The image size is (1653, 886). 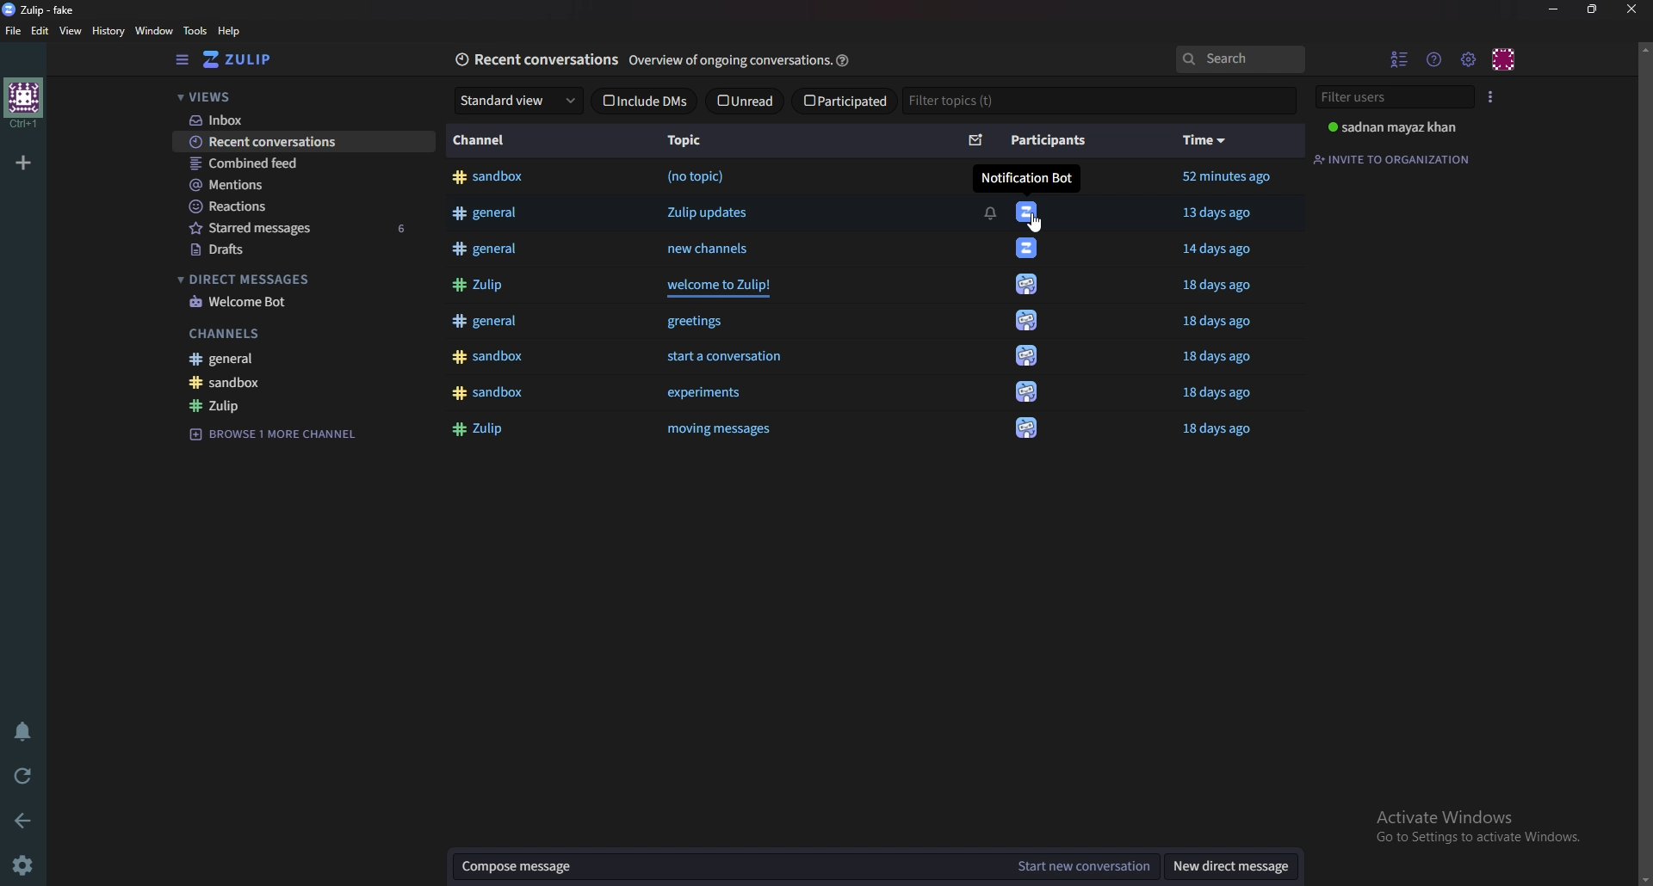 What do you see at coordinates (491, 214) in the screenshot?
I see `#general` at bounding box center [491, 214].